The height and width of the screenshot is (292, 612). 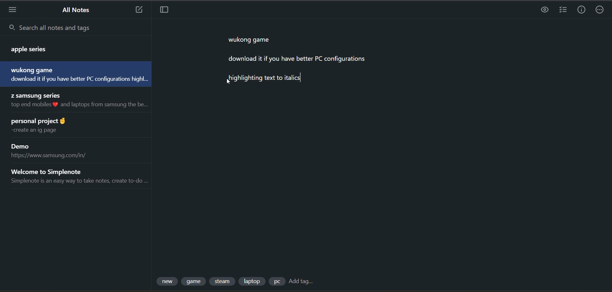 What do you see at coordinates (228, 83) in the screenshot?
I see `cursor` at bounding box center [228, 83].